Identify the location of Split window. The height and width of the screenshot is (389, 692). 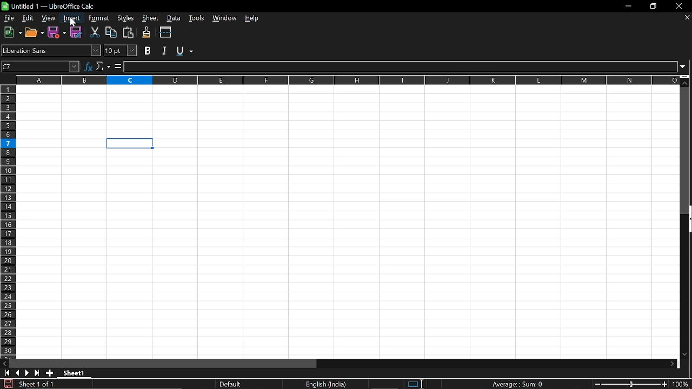
(166, 32).